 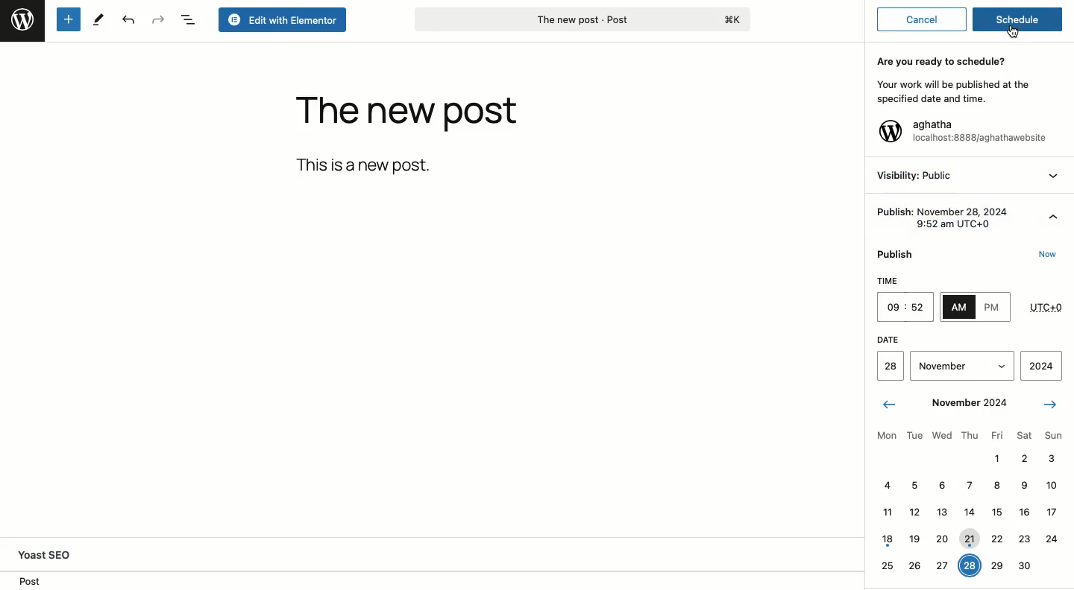 What do you see at coordinates (1046, 304) in the screenshot?
I see `UTC+0` at bounding box center [1046, 304].